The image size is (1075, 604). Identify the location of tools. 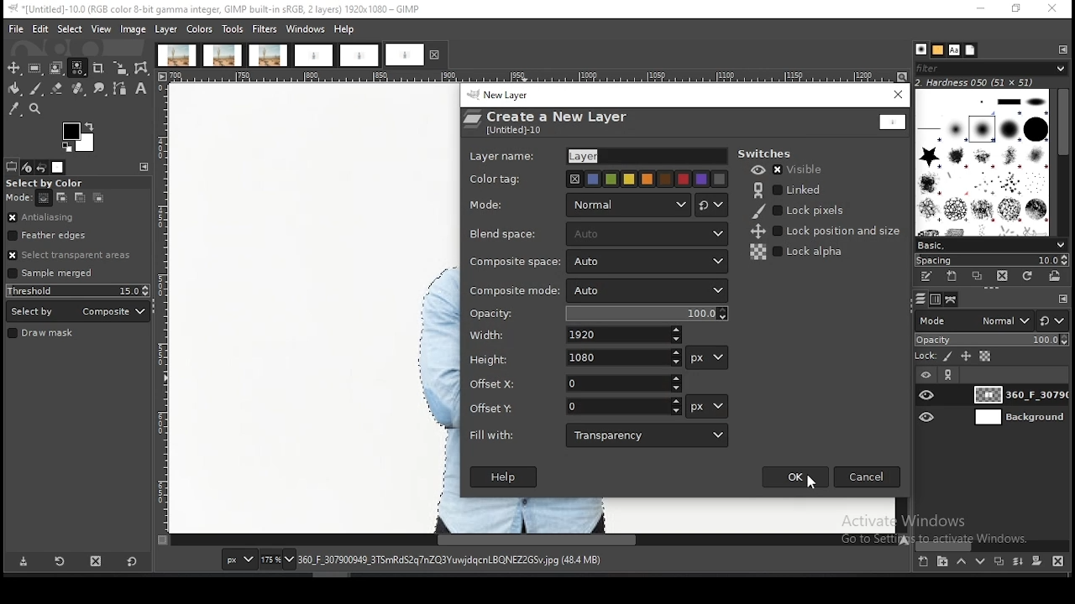
(233, 30).